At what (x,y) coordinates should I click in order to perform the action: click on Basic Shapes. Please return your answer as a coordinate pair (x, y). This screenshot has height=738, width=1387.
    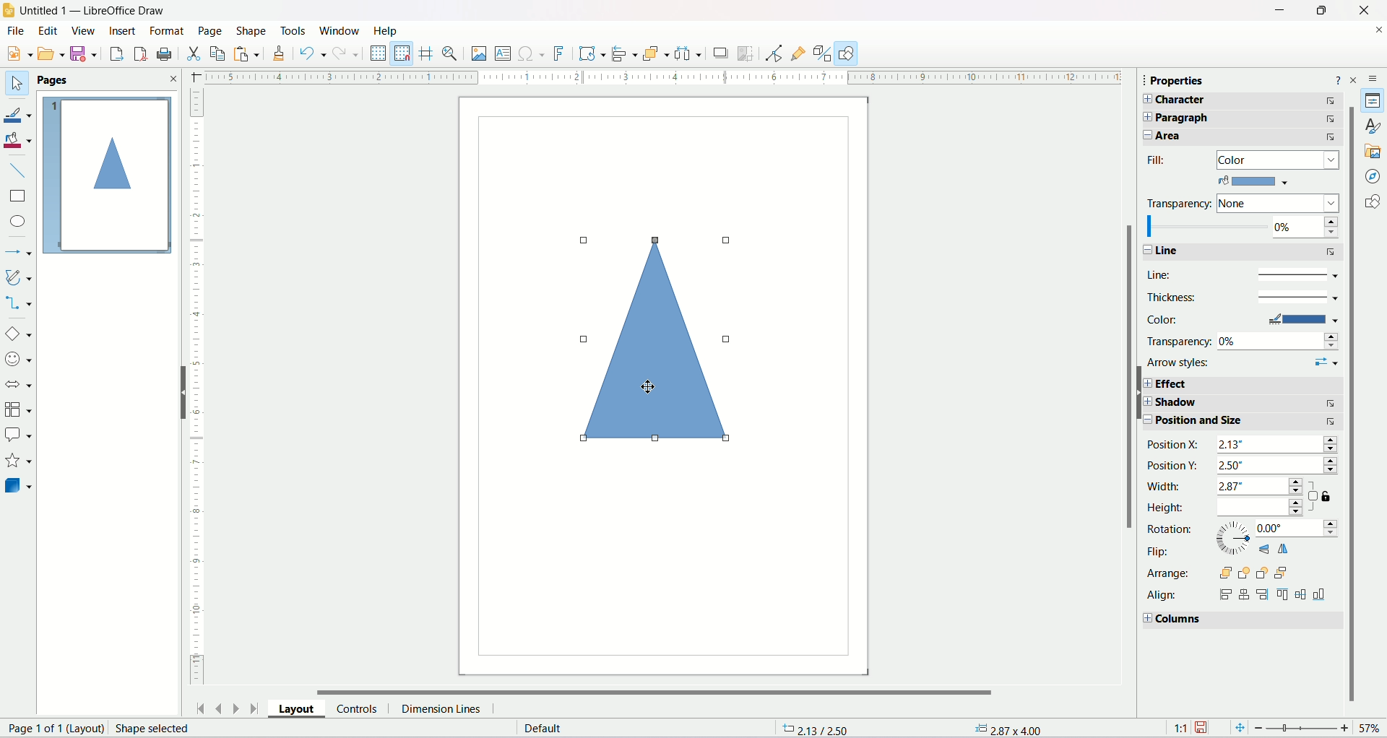
    Looking at the image, I should click on (19, 333).